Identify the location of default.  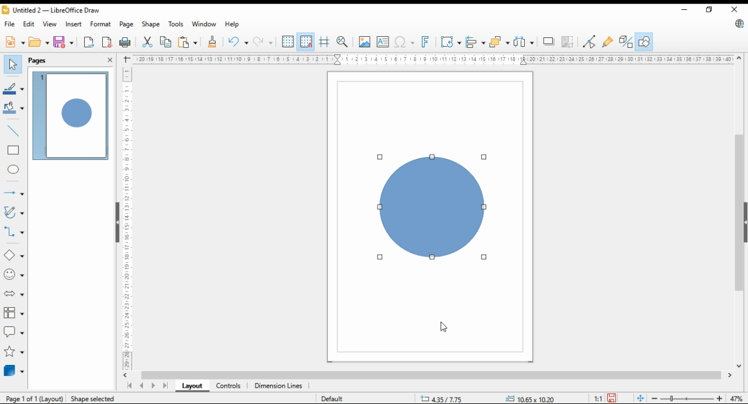
(334, 399).